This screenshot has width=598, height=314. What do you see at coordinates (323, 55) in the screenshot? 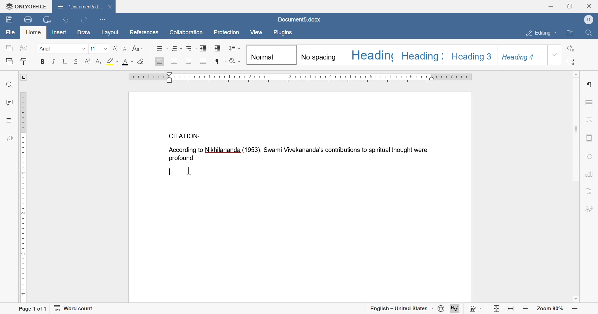
I see `No spacing` at bounding box center [323, 55].